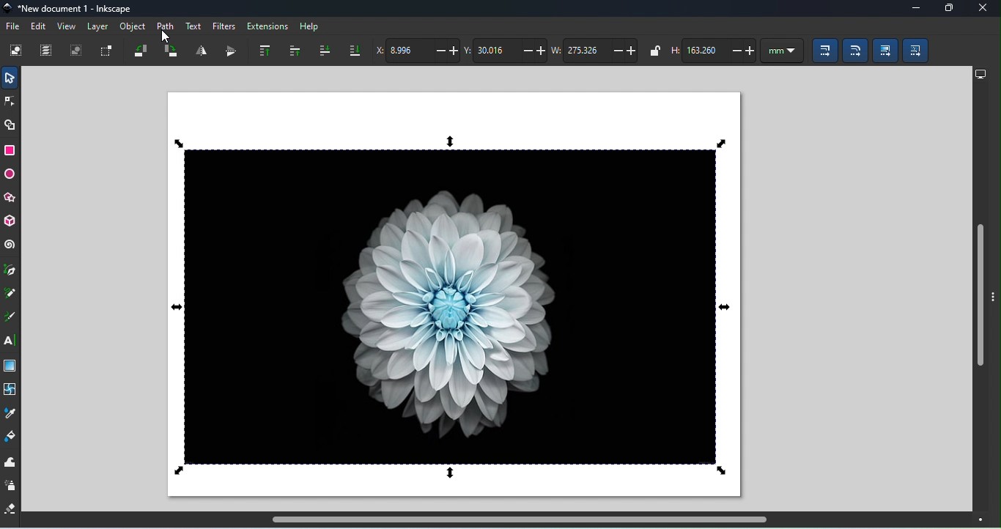 The width and height of the screenshot is (1001, 529). I want to click on File name, so click(69, 9).